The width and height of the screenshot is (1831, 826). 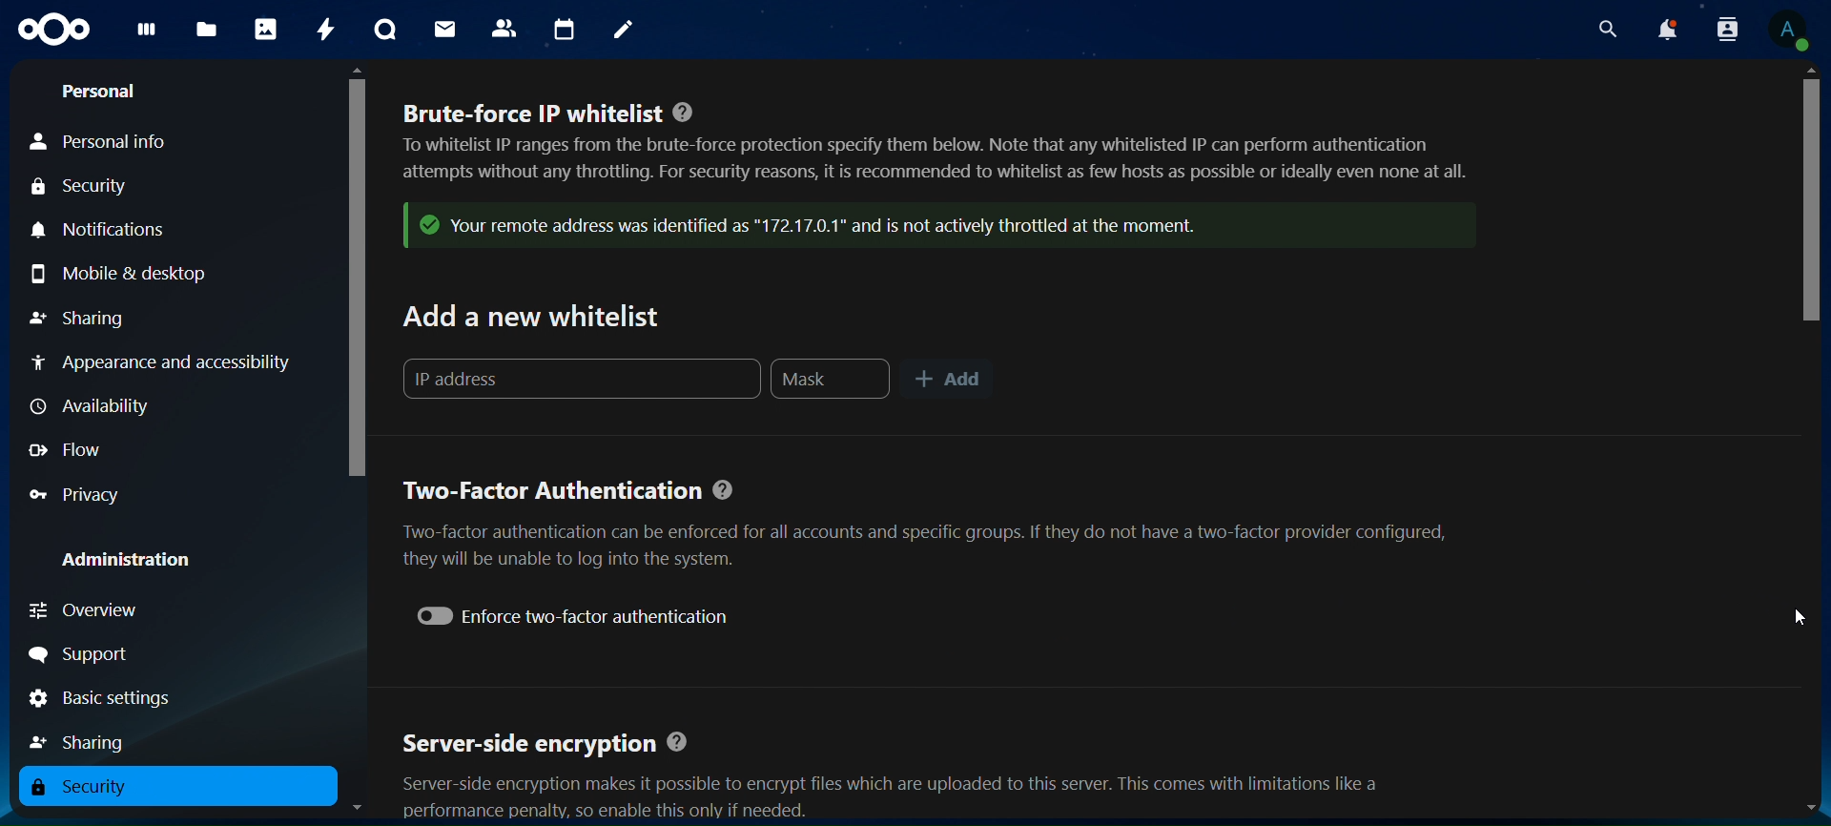 I want to click on verview, so click(x=93, y=610).